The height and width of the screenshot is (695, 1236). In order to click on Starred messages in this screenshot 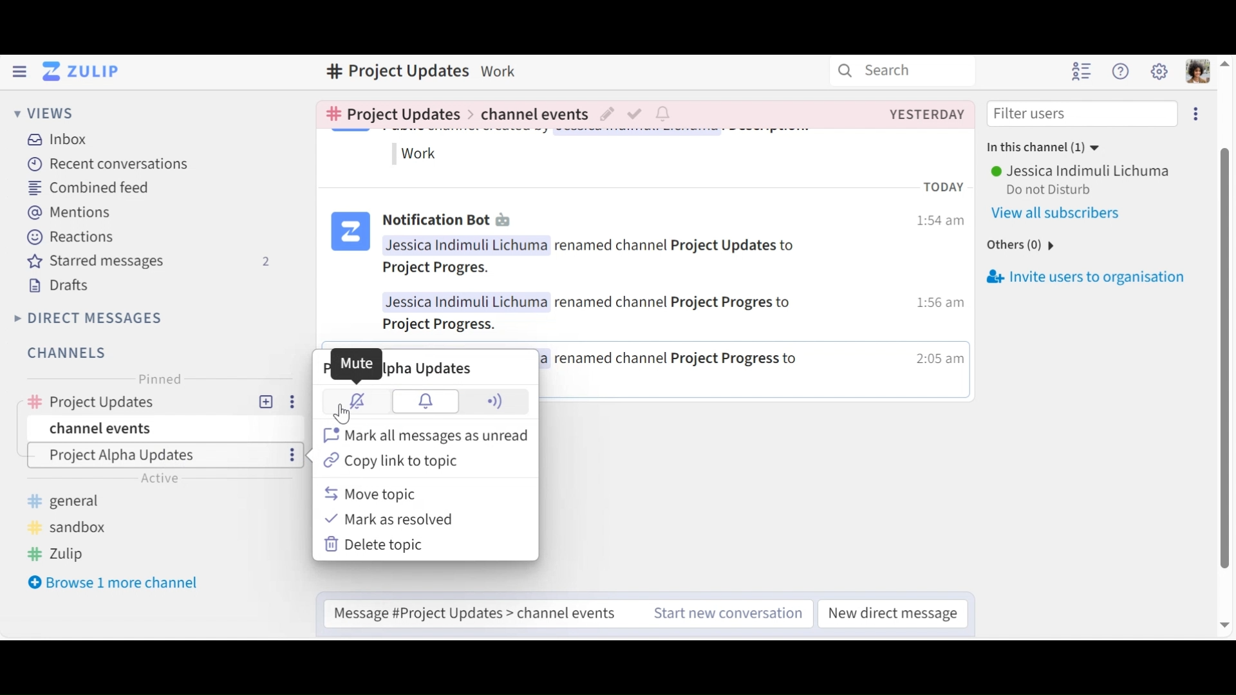, I will do `click(146, 262)`.